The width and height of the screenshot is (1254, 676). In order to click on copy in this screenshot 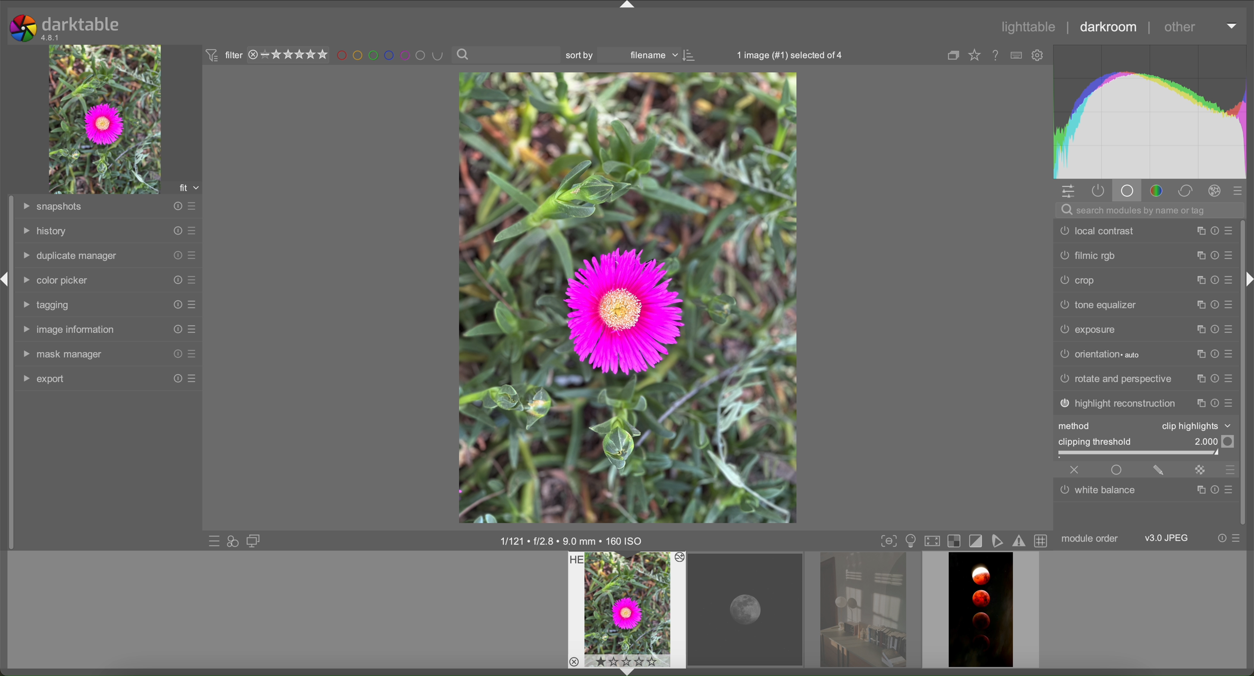, I will do `click(1197, 304)`.